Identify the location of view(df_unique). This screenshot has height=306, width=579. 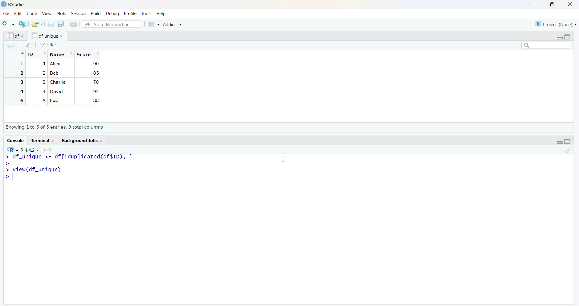
(38, 169).